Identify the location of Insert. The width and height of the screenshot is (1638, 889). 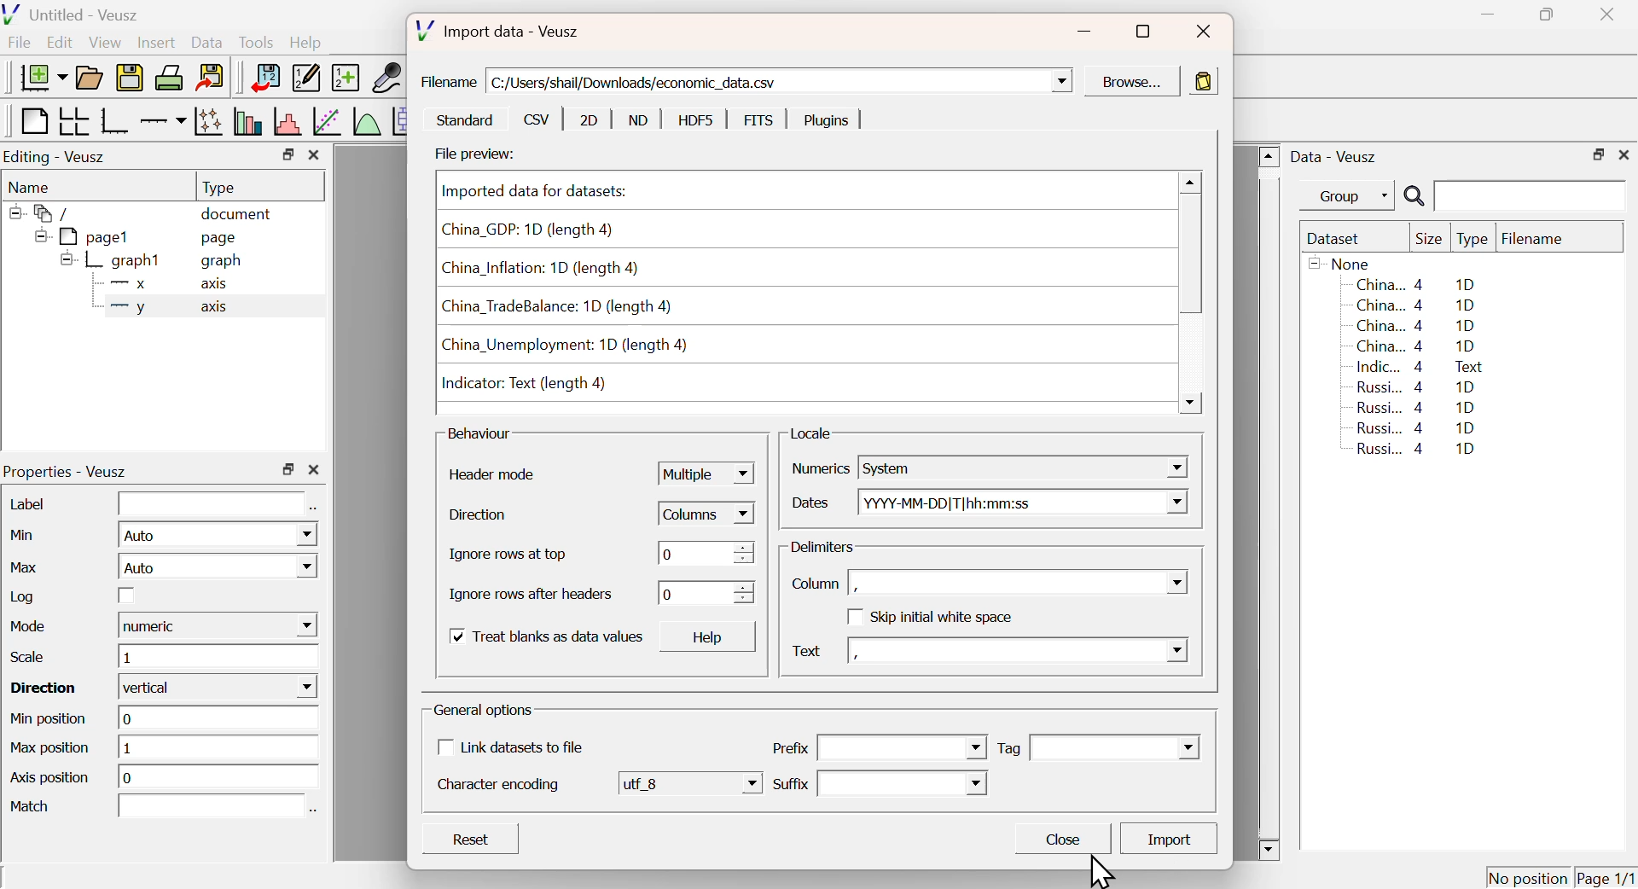
(154, 44).